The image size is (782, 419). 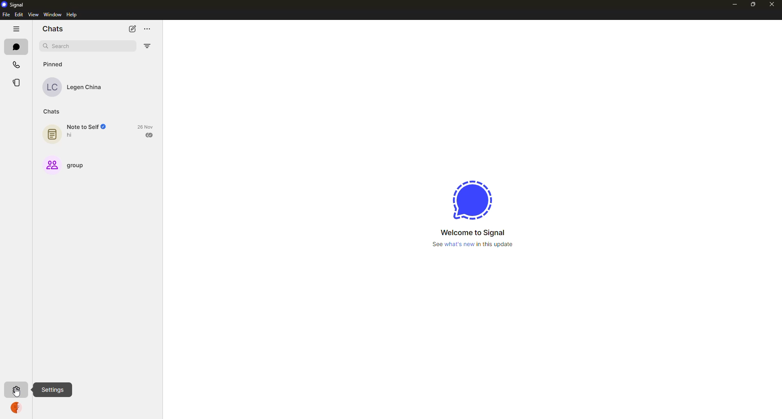 I want to click on Group Icon, so click(x=50, y=164).